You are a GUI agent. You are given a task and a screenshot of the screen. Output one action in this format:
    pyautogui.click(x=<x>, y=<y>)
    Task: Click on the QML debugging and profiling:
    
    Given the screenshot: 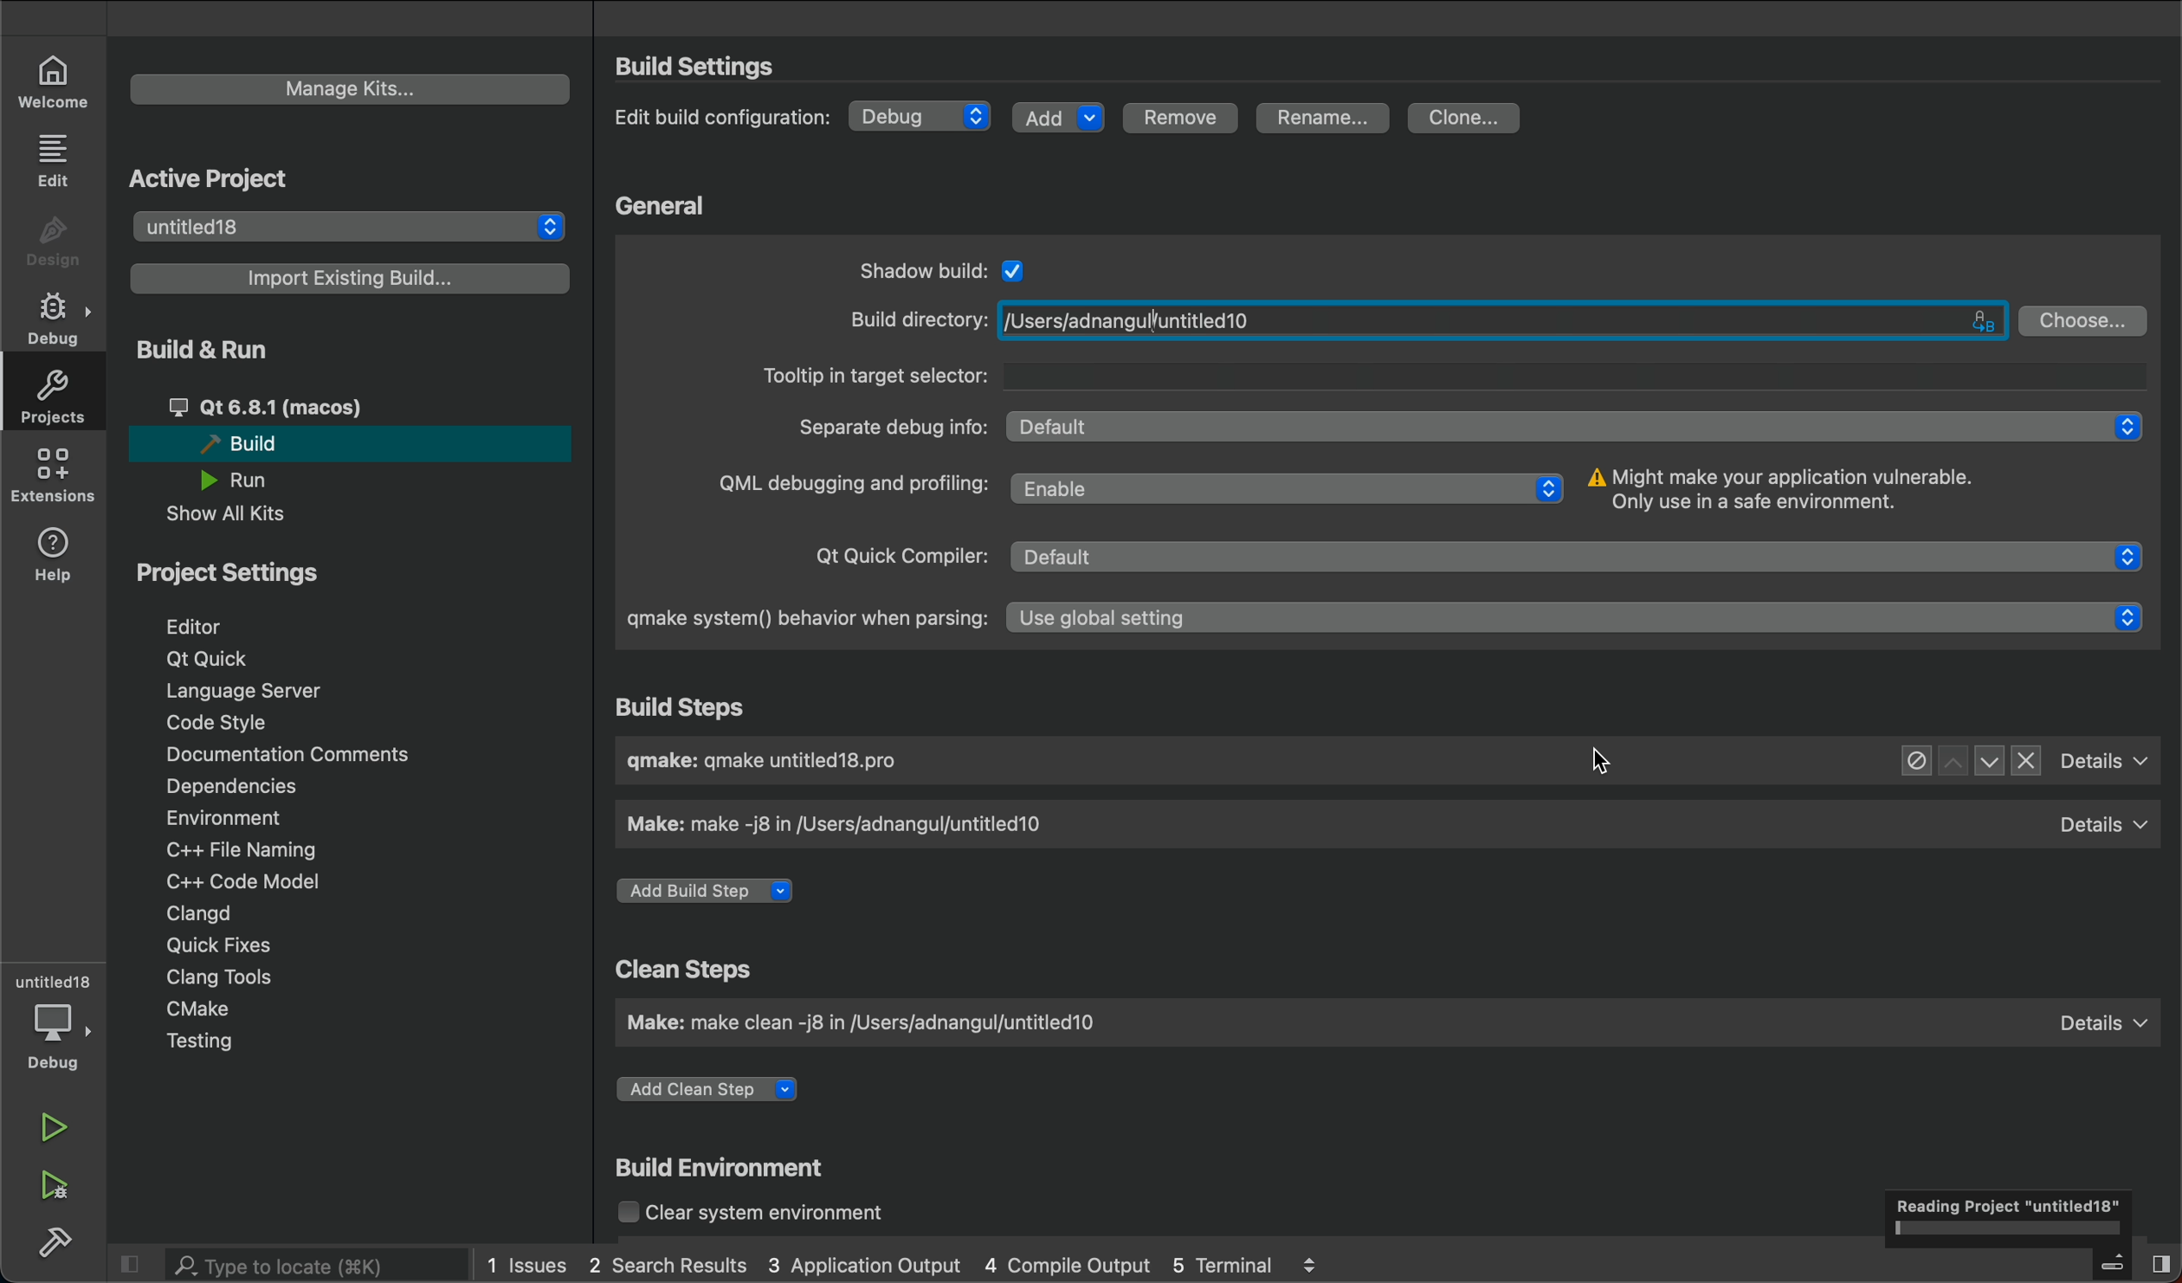 What is the action you would take?
    pyautogui.click(x=849, y=487)
    